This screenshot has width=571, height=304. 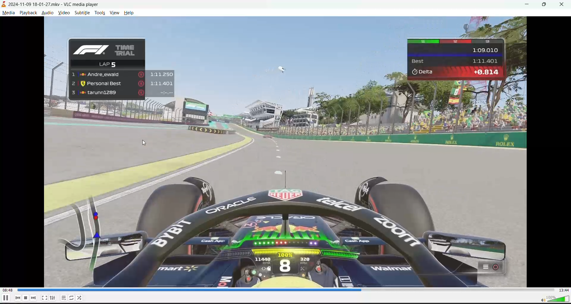 What do you see at coordinates (285, 150) in the screenshot?
I see `preview` at bounding box center [285, 150].